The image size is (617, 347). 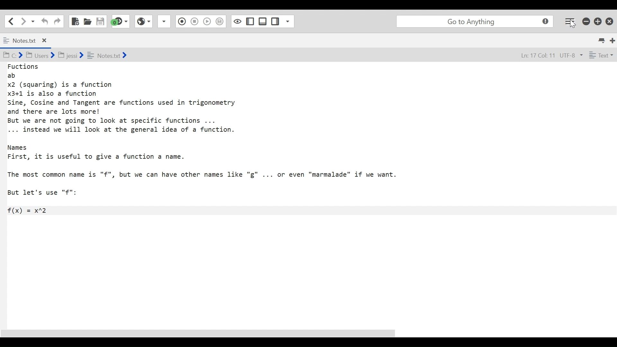 What do you see at coordinates (570, 21) in the screenshot?
I see `Application menu` at bounding box center [570, 21].